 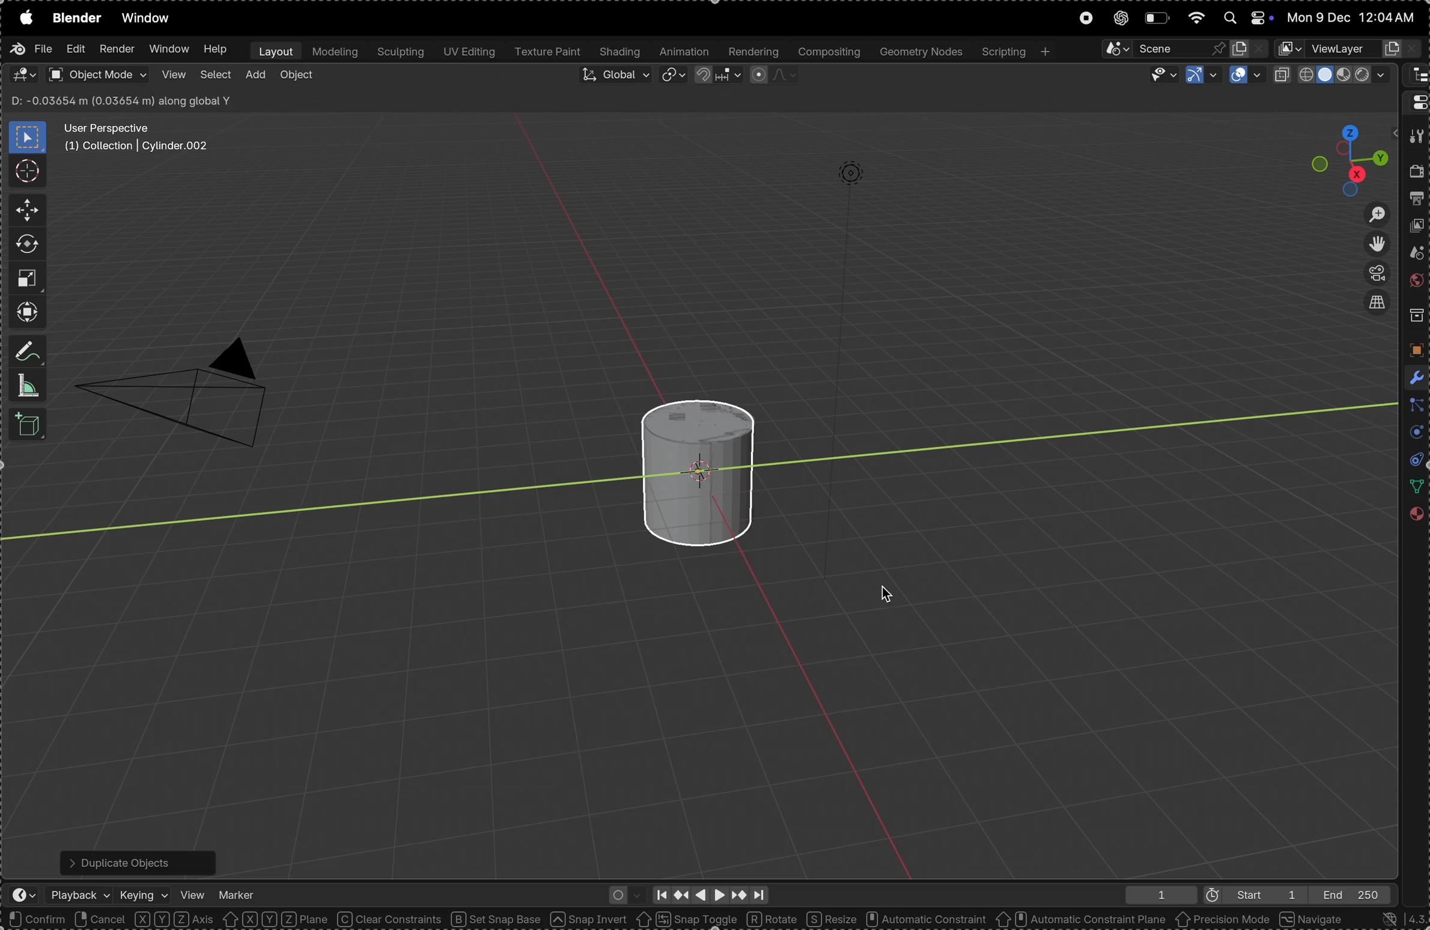 I want to click on Global, so click(x=613, y=77).